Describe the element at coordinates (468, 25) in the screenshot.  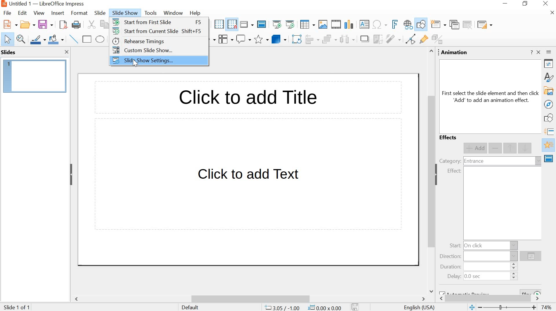
I see `delete slide` at that location.